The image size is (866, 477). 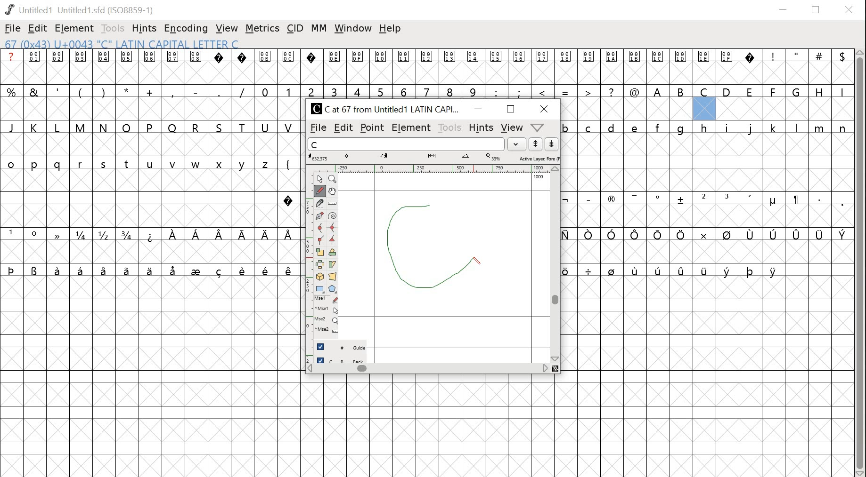 I want to click on point, so click(x=321, y=178).